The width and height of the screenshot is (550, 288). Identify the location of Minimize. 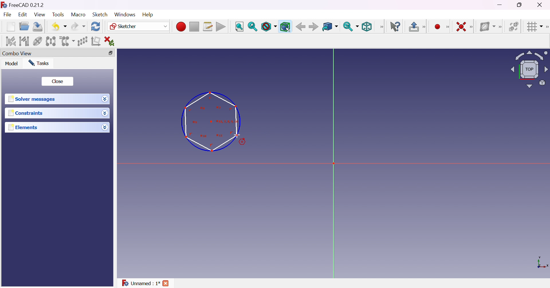
(500, 5).